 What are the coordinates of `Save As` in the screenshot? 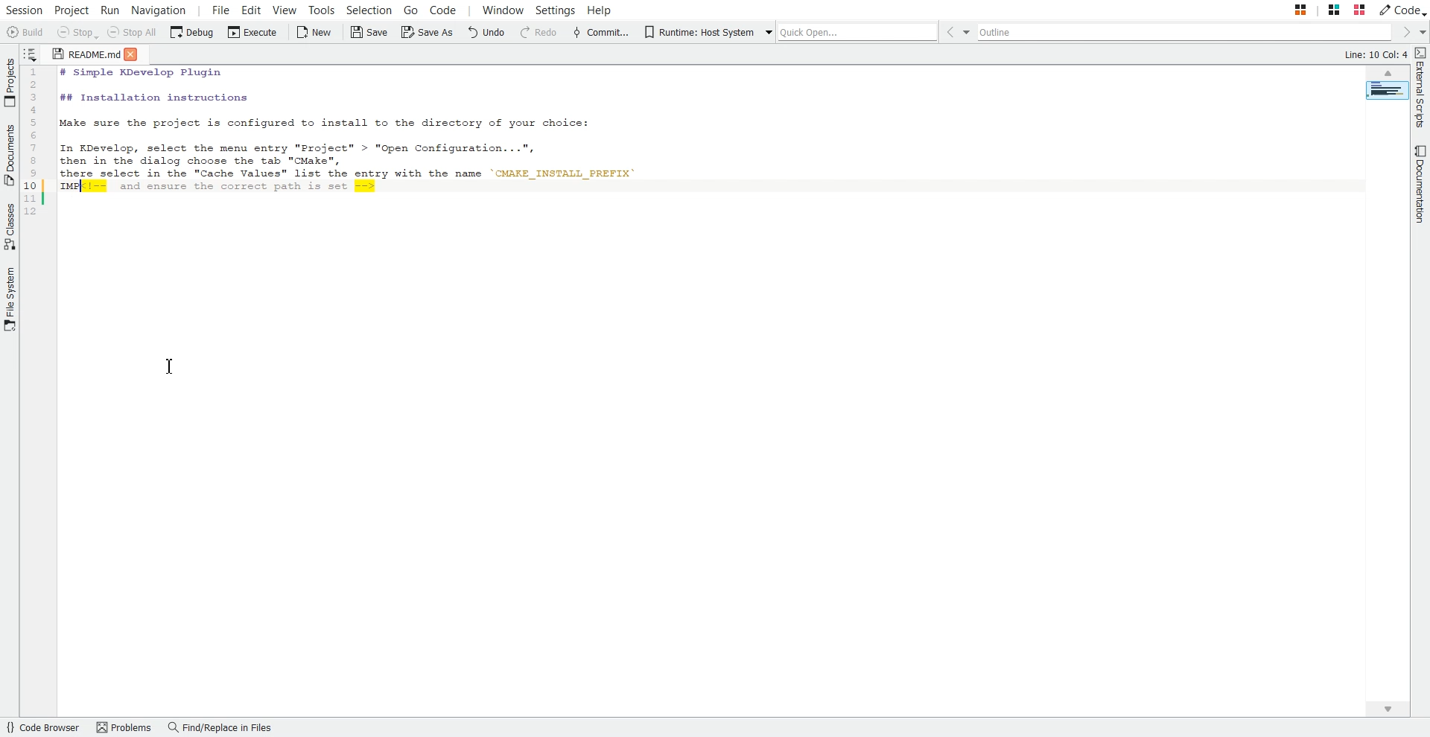 It's located at (426, 33).